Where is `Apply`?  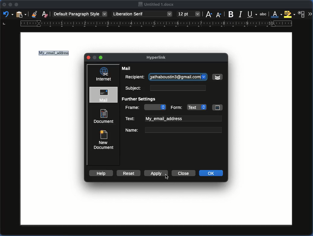 Apply is located at coordinates (156, 173).